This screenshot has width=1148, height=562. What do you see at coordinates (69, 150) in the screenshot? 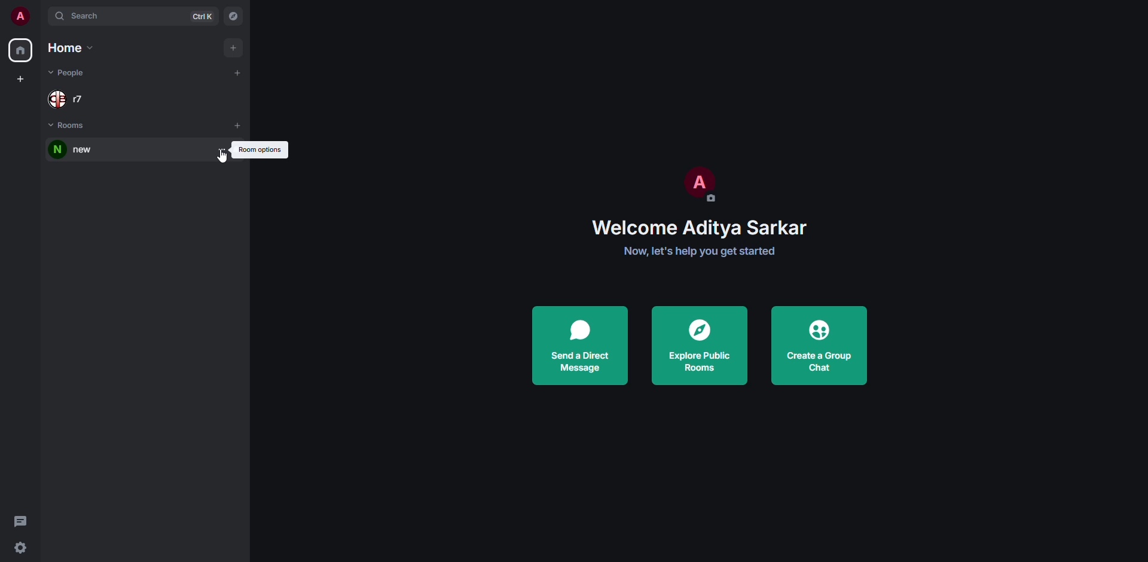
I see `room` at bounding box center [69, 150].